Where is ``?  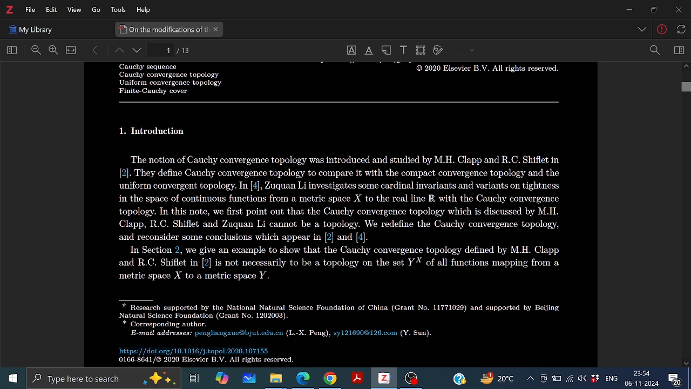  is located at coordinates (340, 102).